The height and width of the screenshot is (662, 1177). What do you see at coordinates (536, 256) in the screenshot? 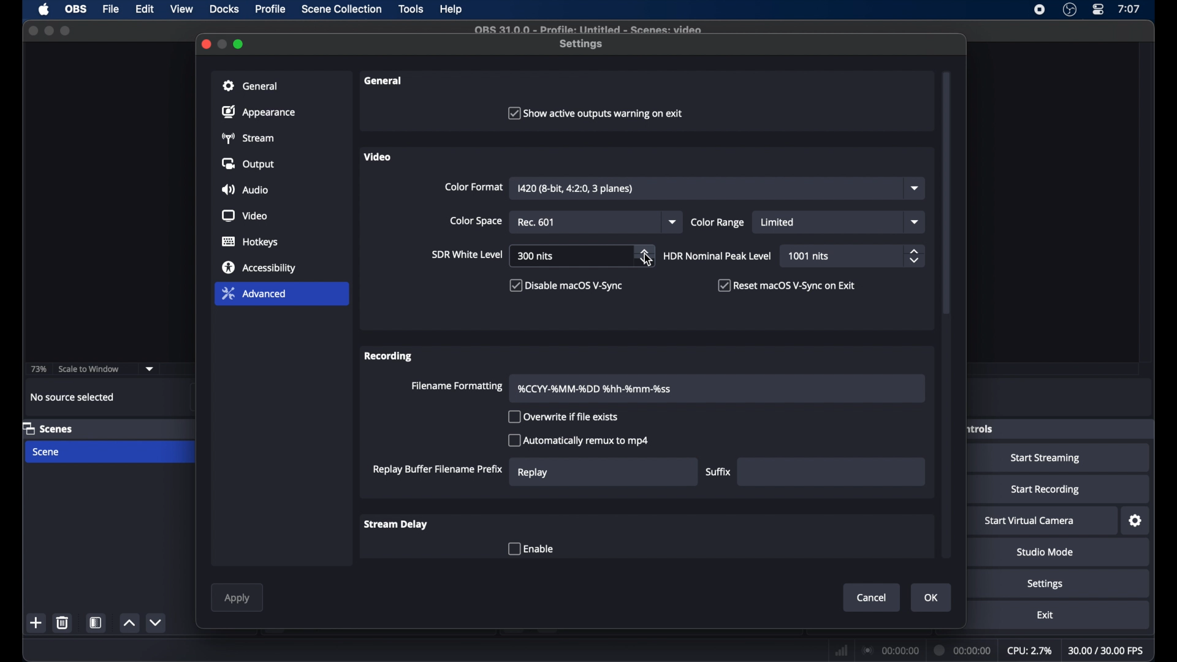
I see `300 nits` at bounding box center [536, 256].